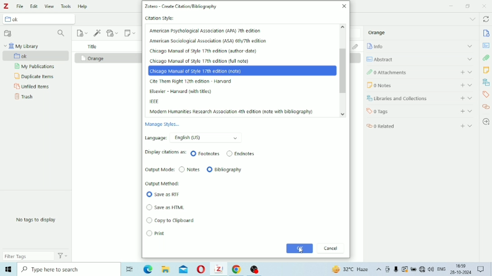 Image resolution: width=492 pixels, height=276 pixels. I want to click on Add Attachment, so click(113, 32).